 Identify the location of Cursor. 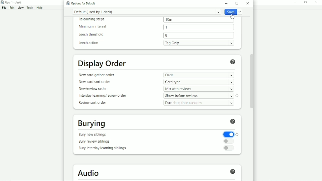
(232, 16).